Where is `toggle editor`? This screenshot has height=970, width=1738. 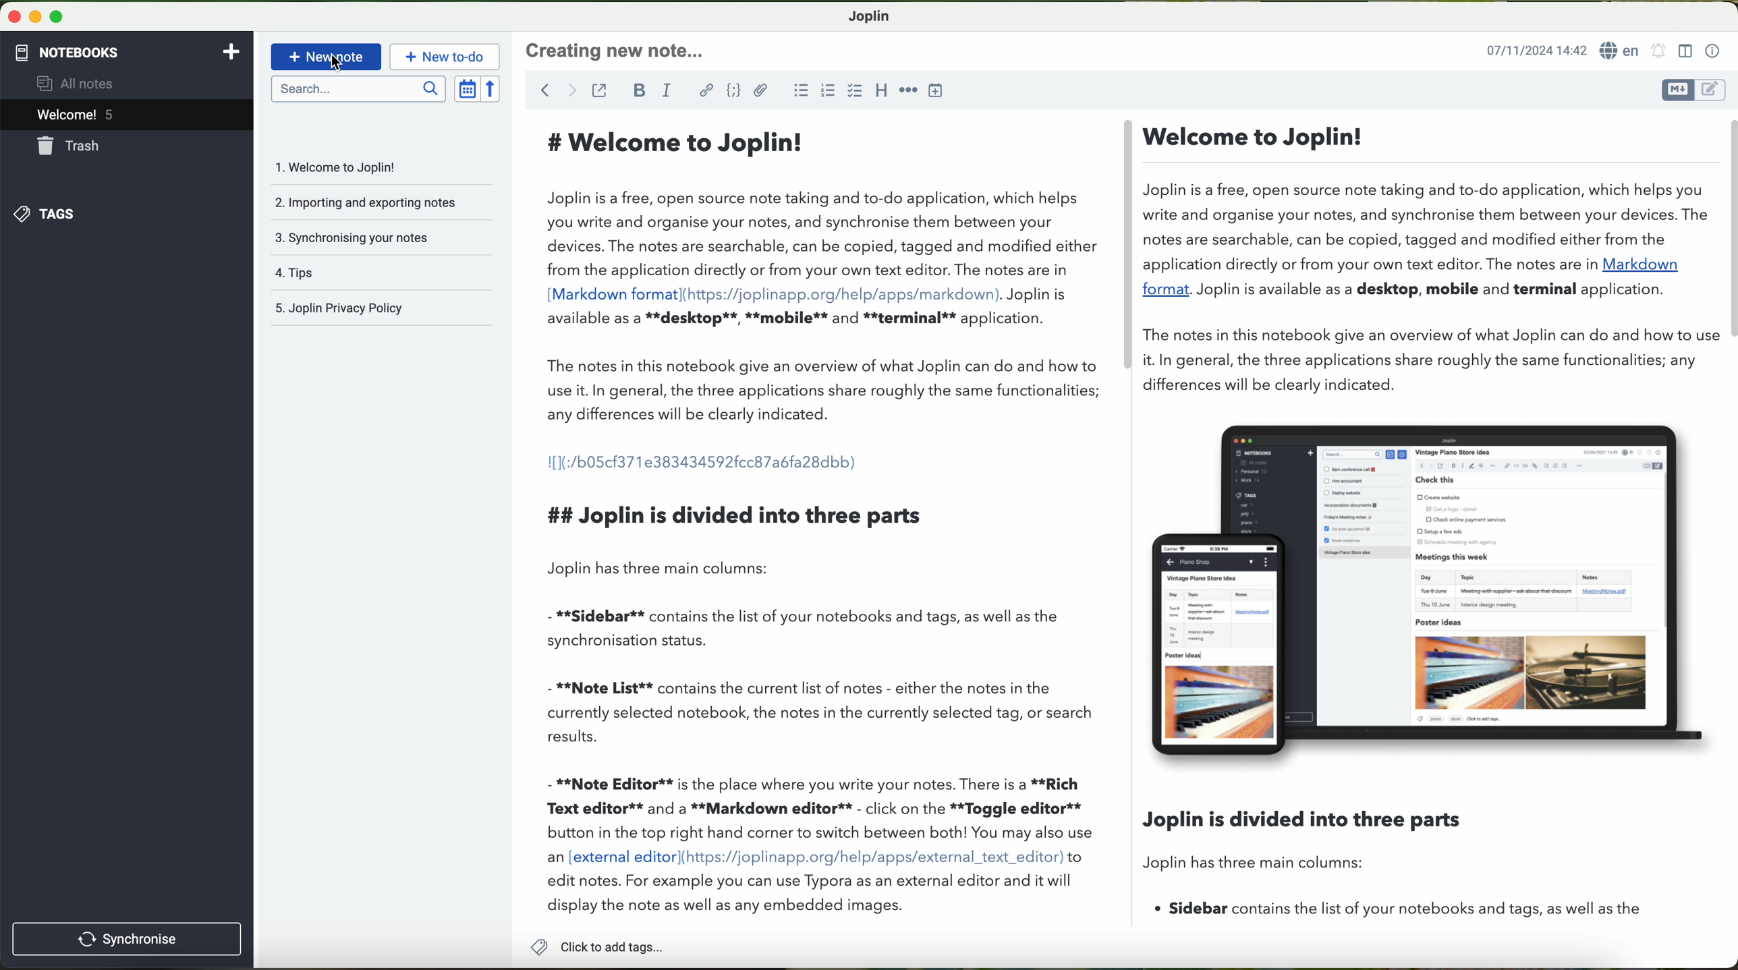
toggle editor is located at coordinates (1693, 89).